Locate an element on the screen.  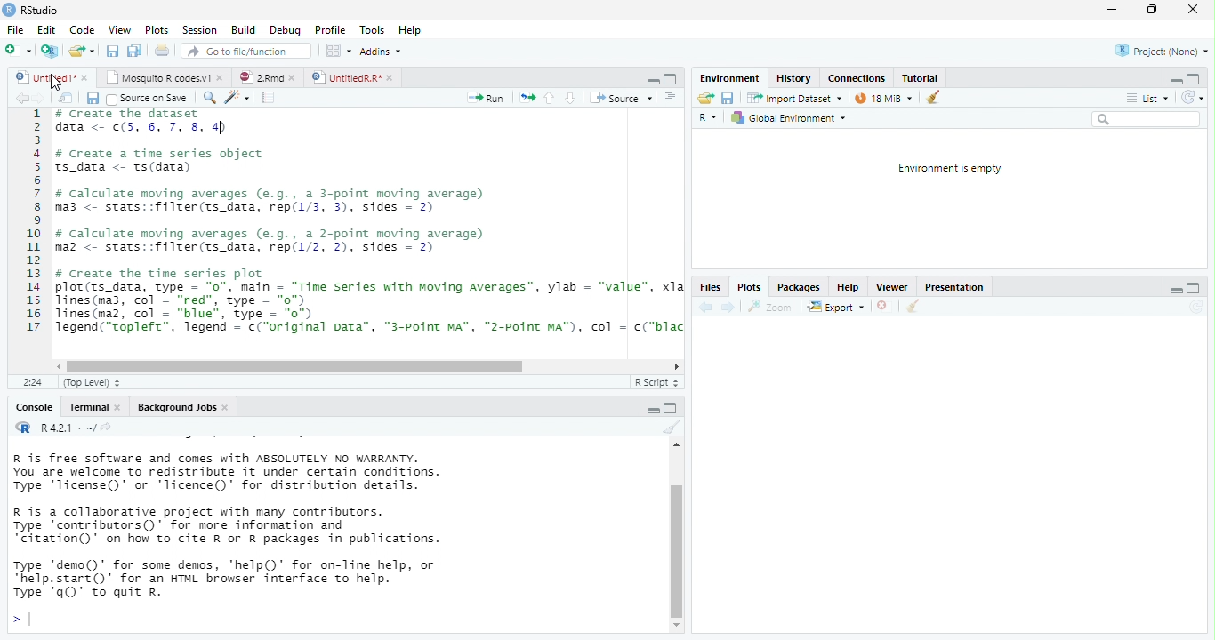
Tutorial is located at coordinates (921, 77).